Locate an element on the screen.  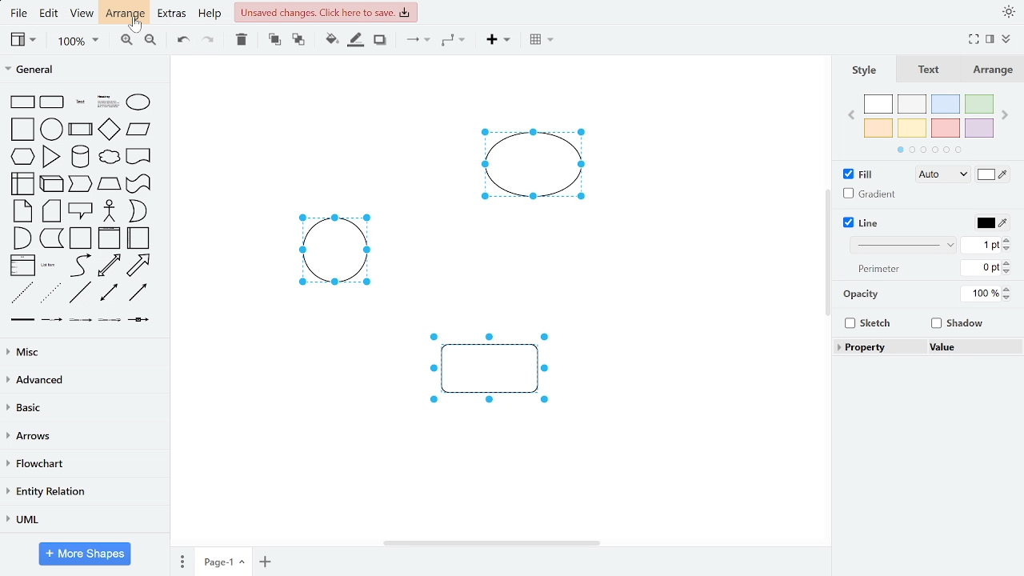
pages is located at coordinates (180, 562).